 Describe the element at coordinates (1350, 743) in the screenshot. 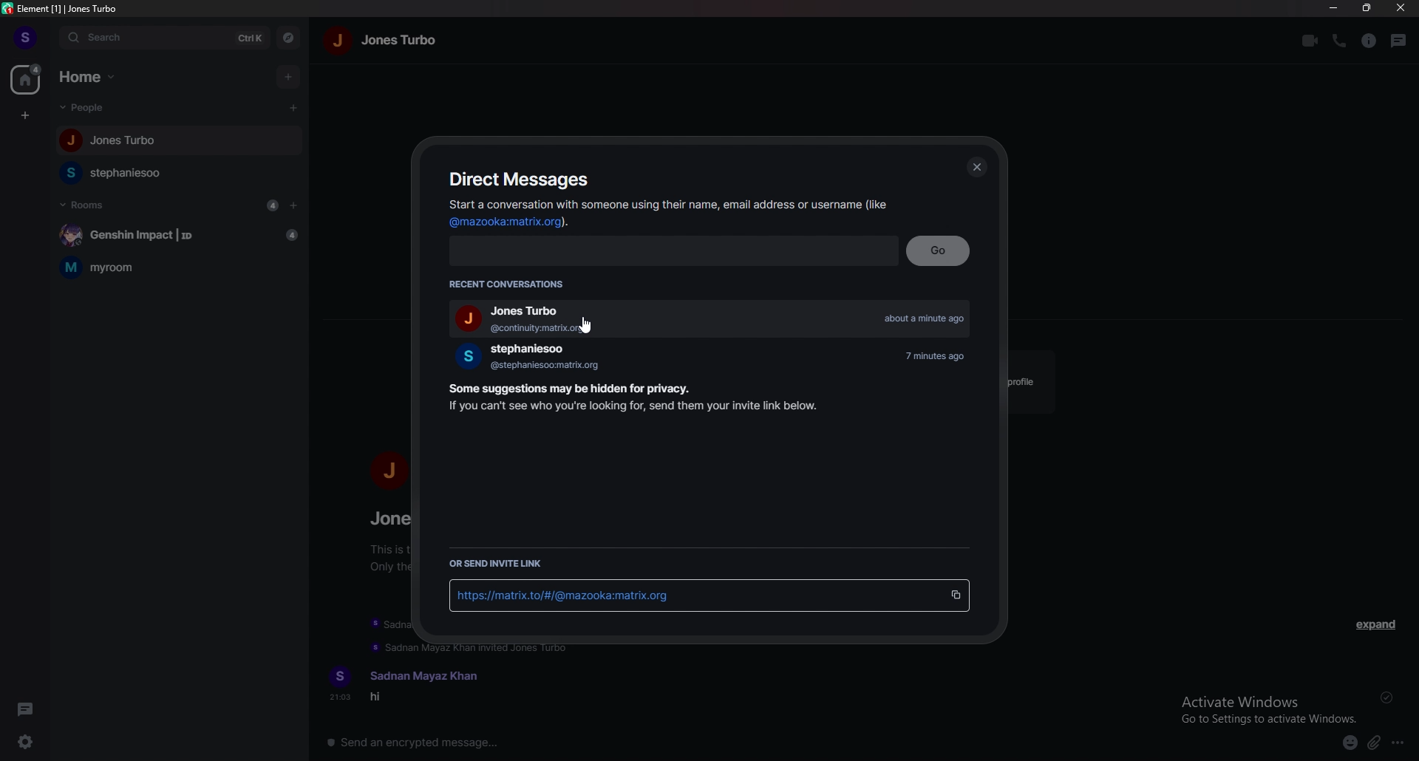

I see `emoji` at that location.